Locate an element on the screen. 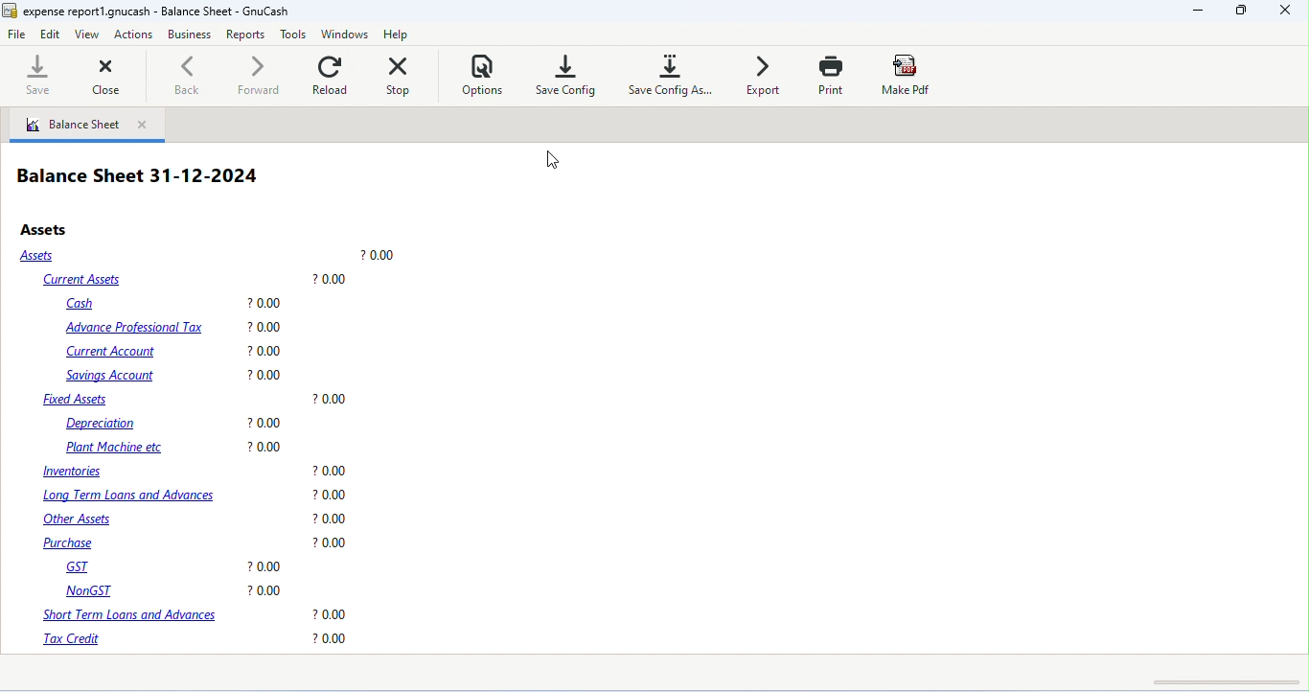  make pdf is located at coordinates (908, 73).